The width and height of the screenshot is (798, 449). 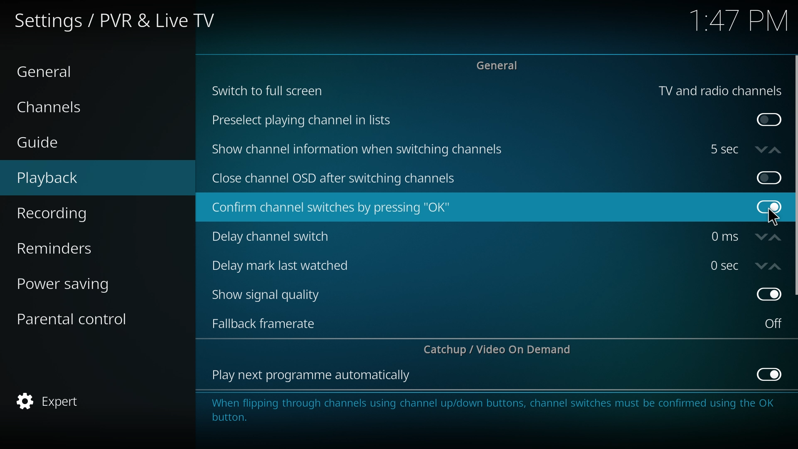 I want to click on recording, so click(x=75, y=214).